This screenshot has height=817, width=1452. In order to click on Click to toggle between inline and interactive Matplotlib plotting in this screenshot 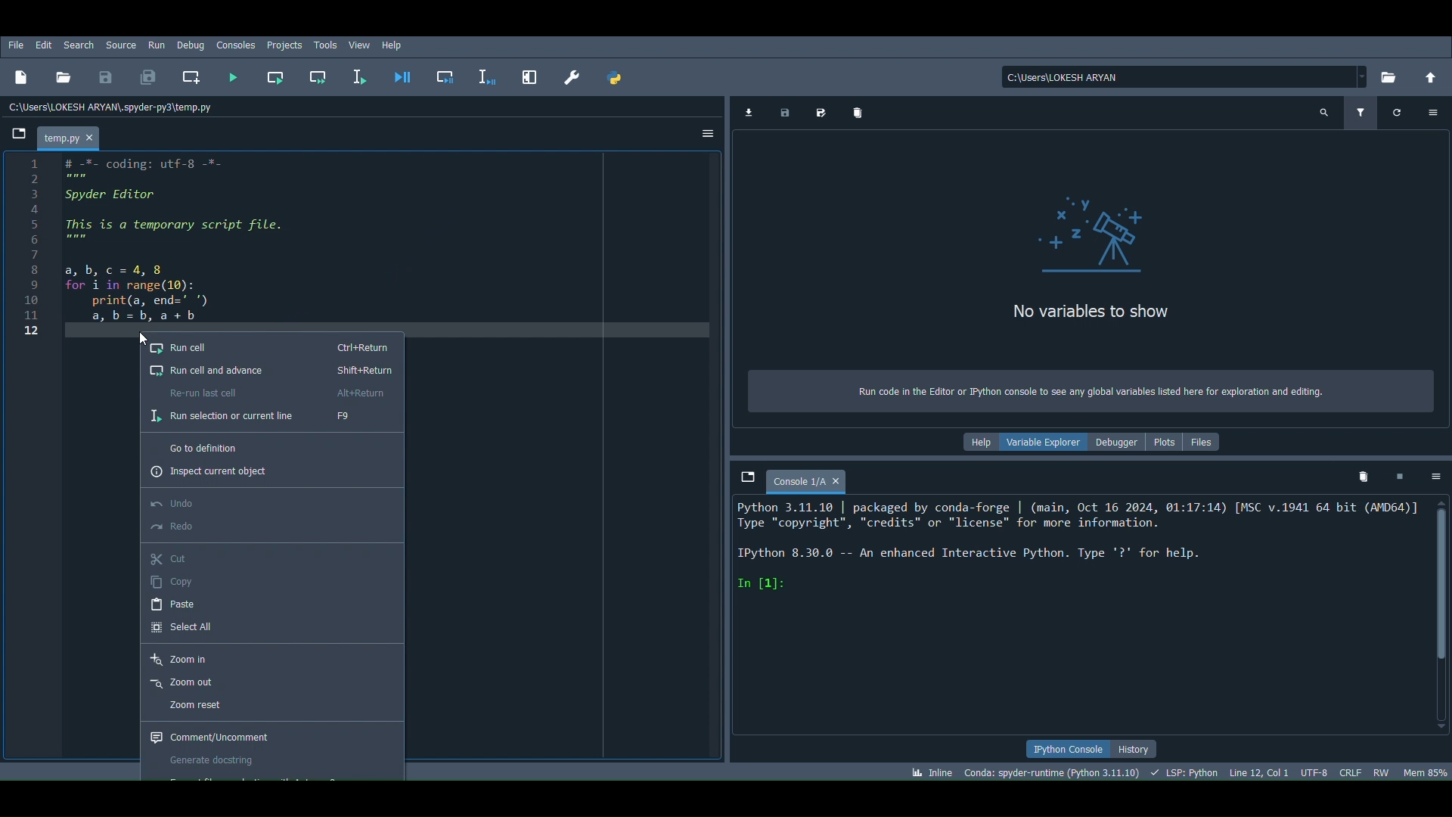, I will do `click(930, 771)`.